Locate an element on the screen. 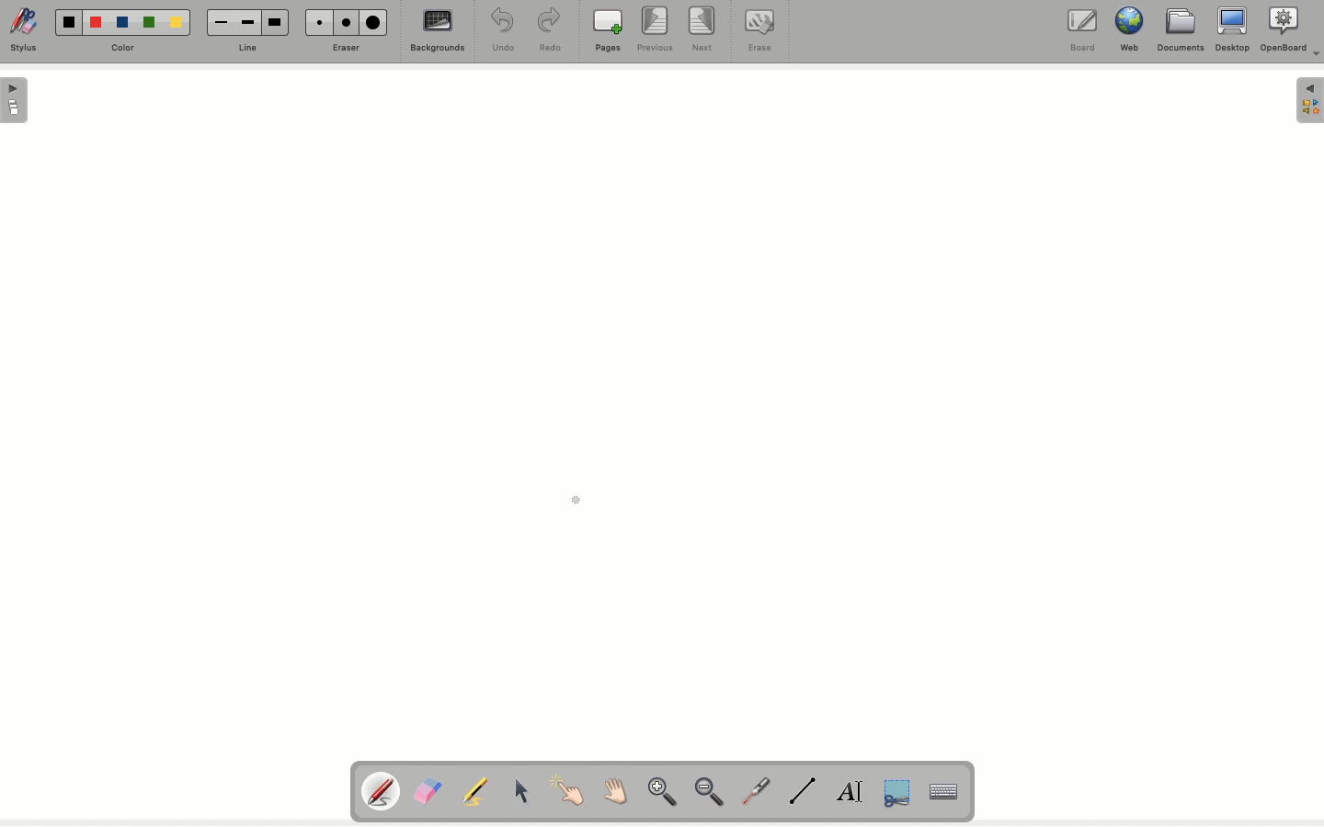 This screenshot has height=827, width=1324. Cursor is located at coordinates (519, 788).